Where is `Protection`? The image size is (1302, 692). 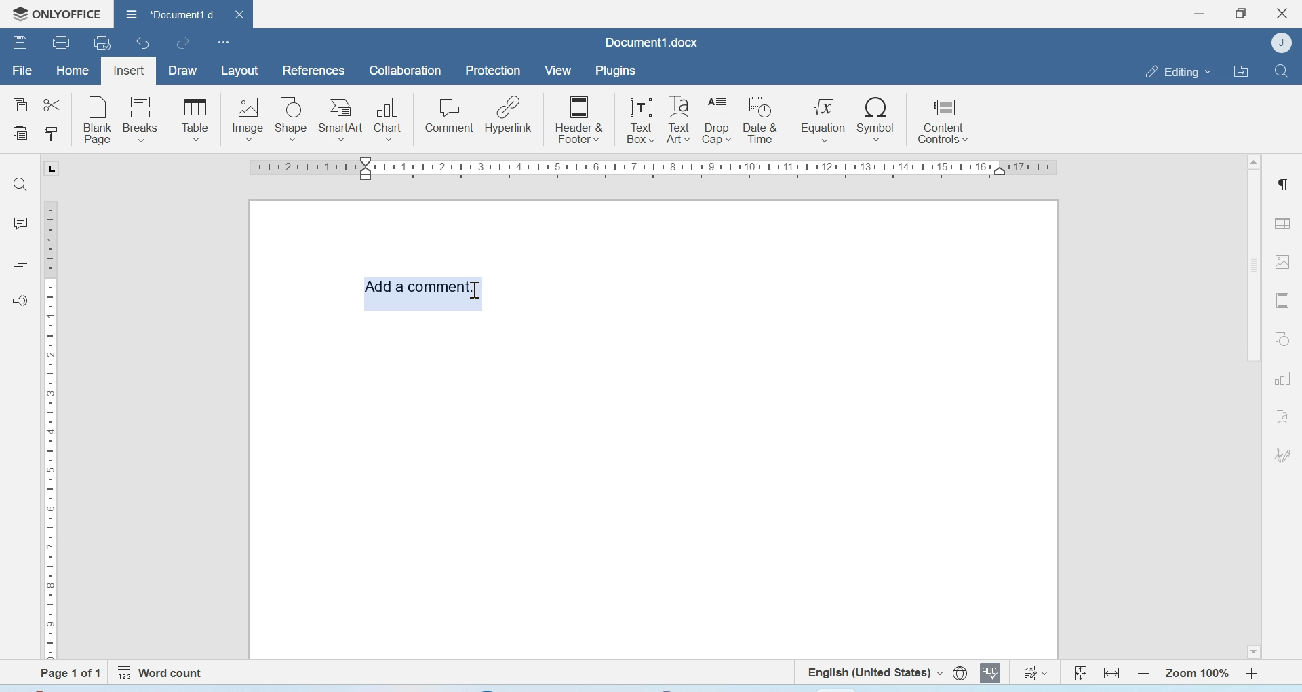
Protection is located at coordinates (493, 71).